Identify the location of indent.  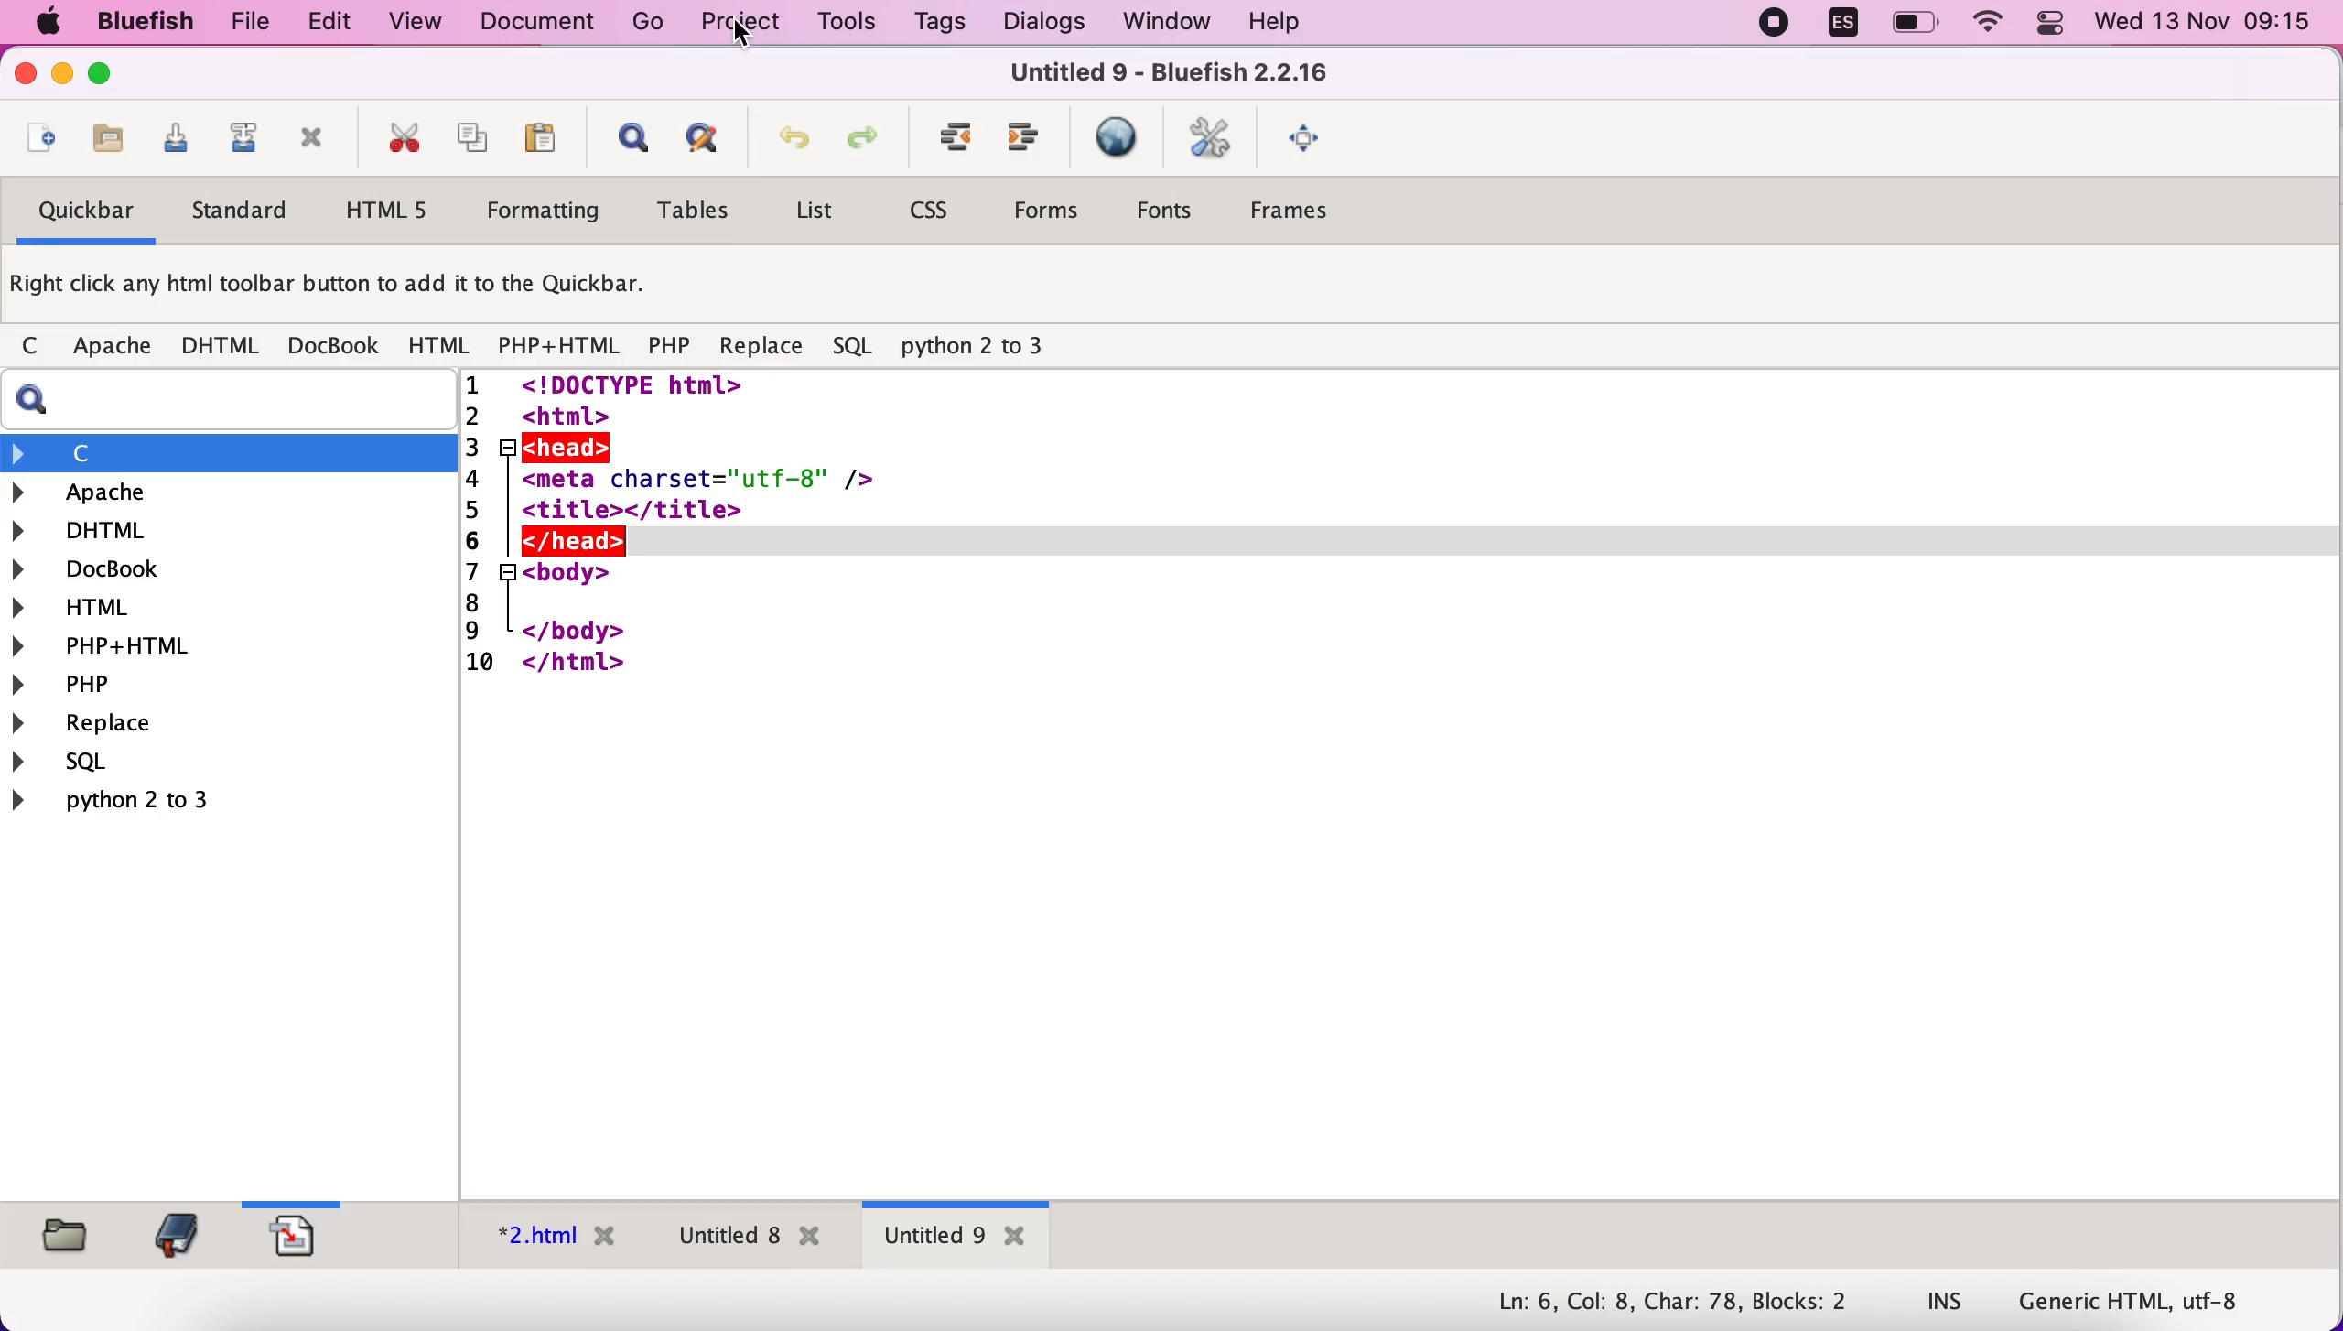
(946, 145).